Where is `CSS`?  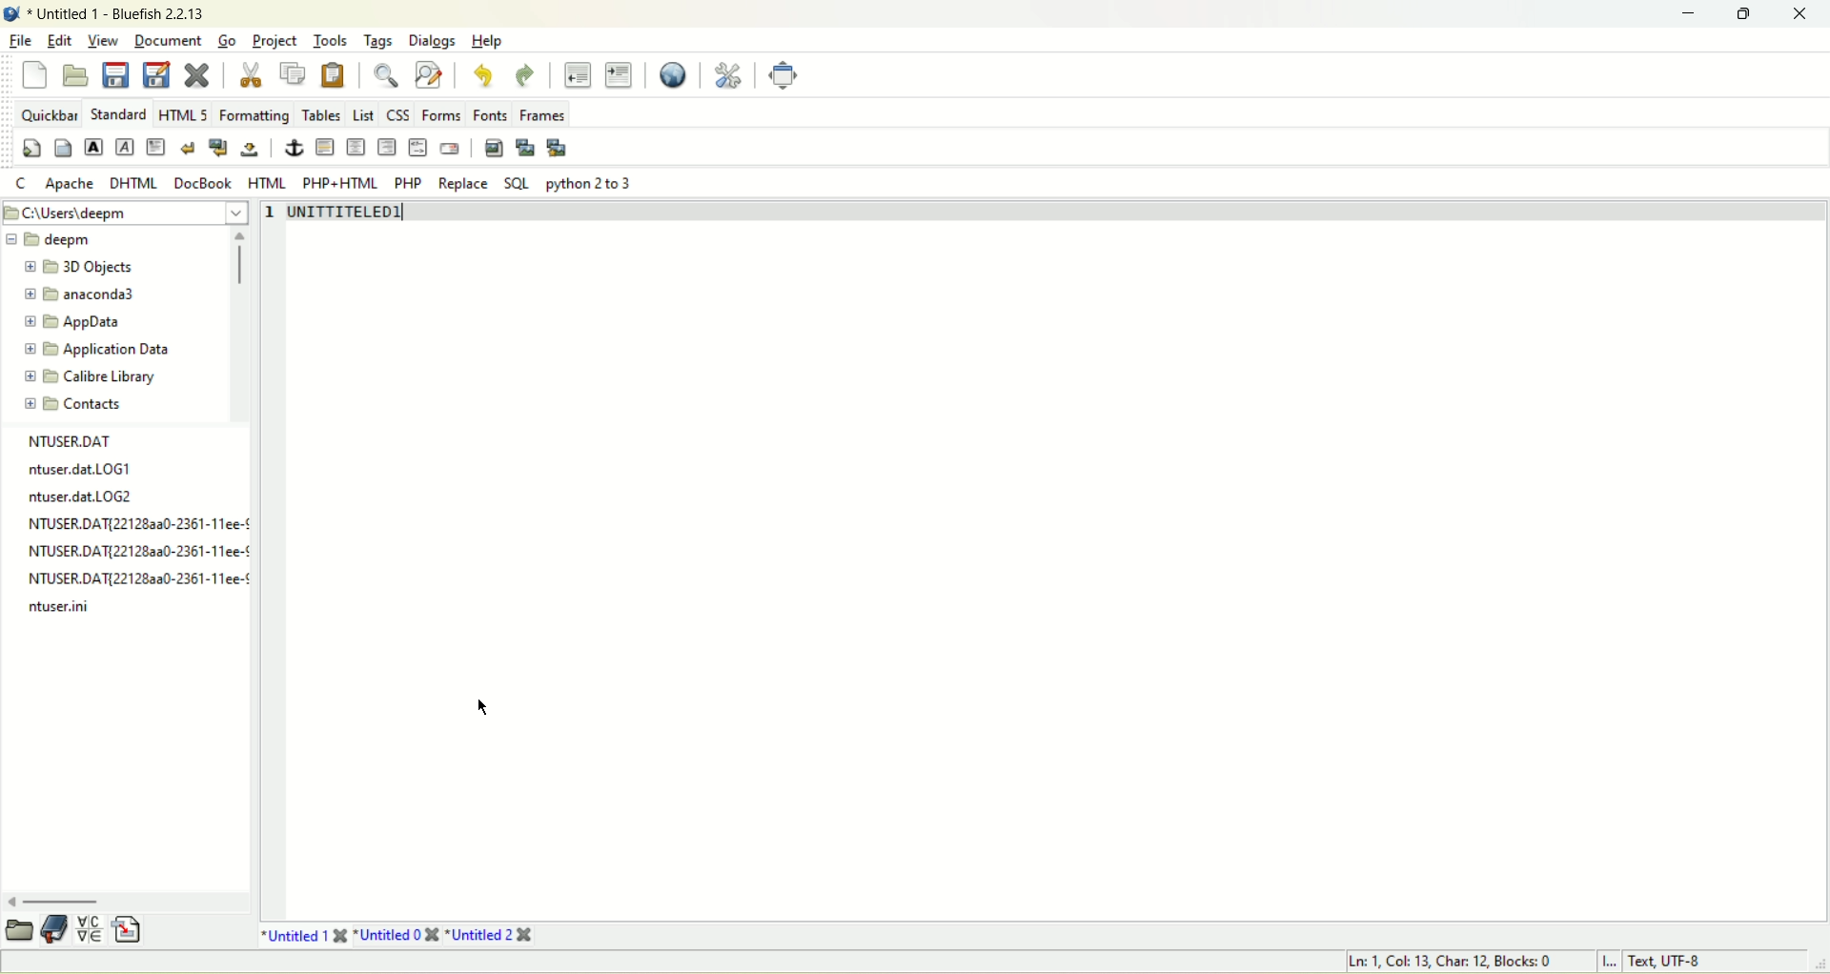
CSS is located at coordinates (400, 112).